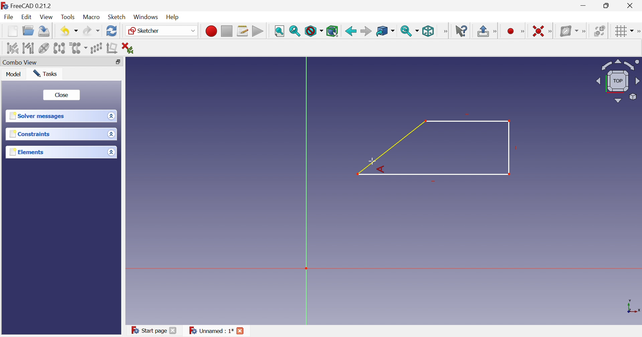 Image resolution: width=642 pixels, height=337 pixels. I want to click on Constraints, so click(30, 134).